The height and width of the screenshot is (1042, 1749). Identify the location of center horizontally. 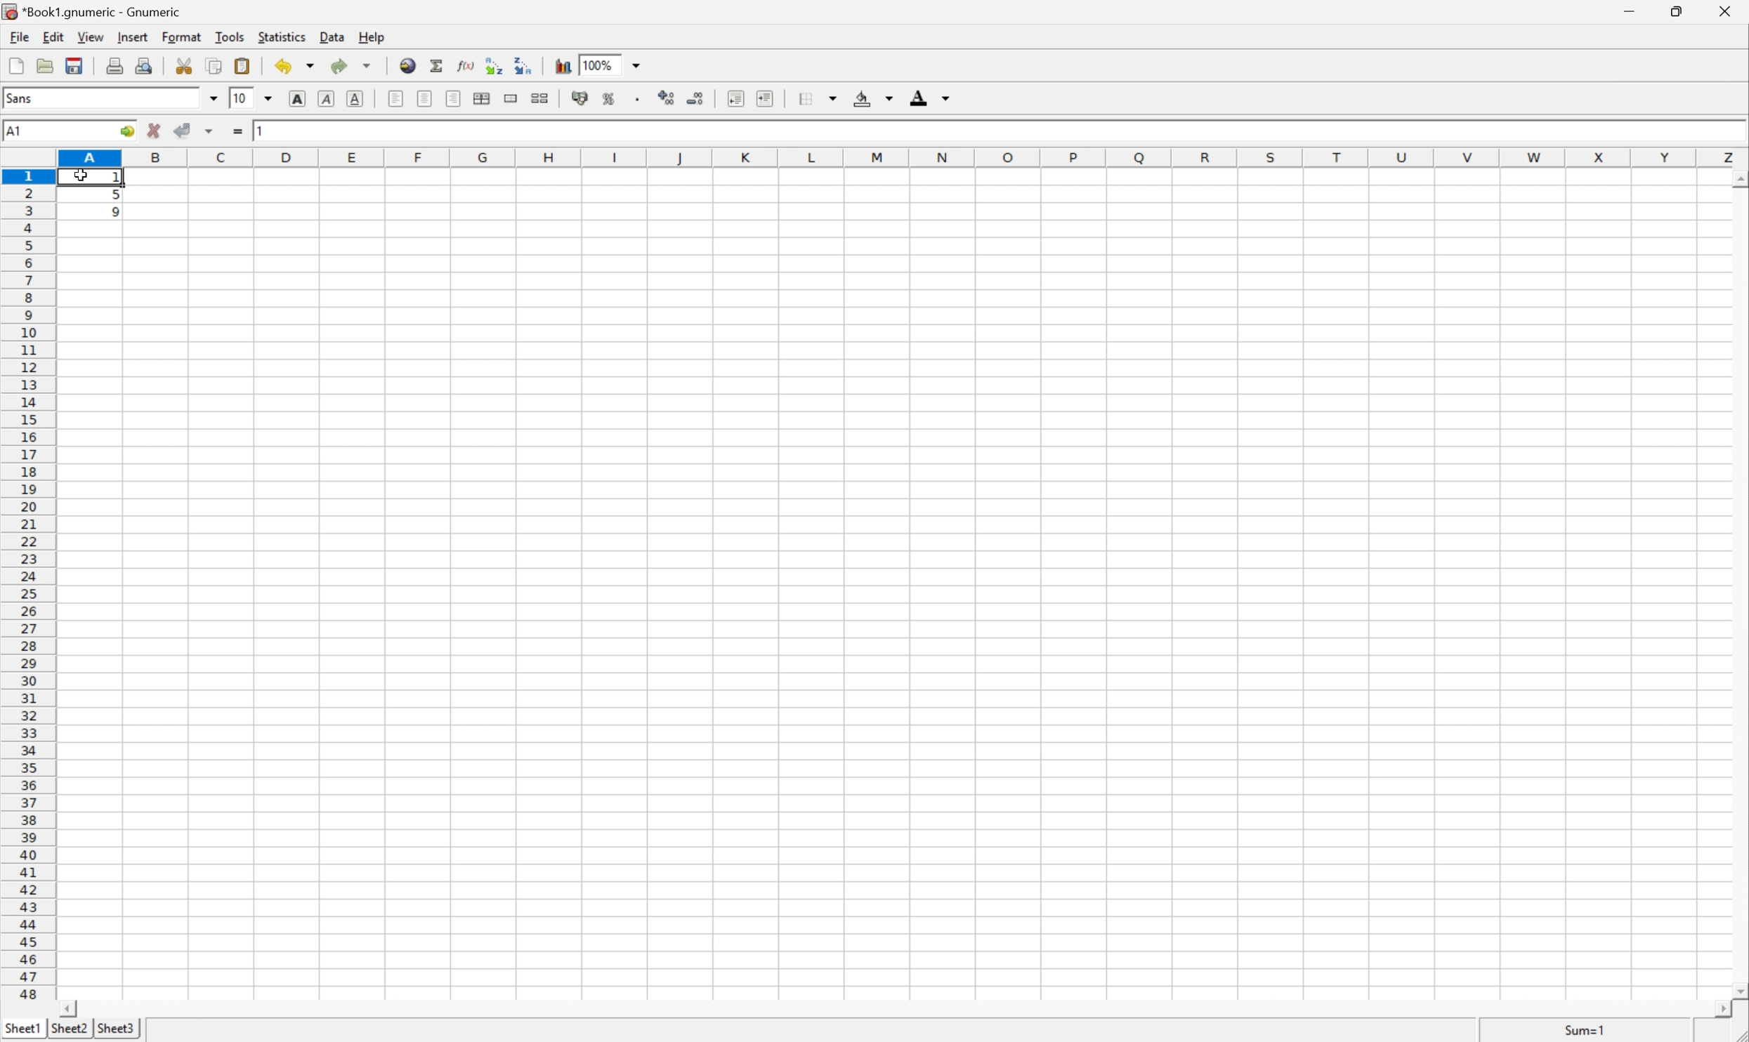
(483, 97).